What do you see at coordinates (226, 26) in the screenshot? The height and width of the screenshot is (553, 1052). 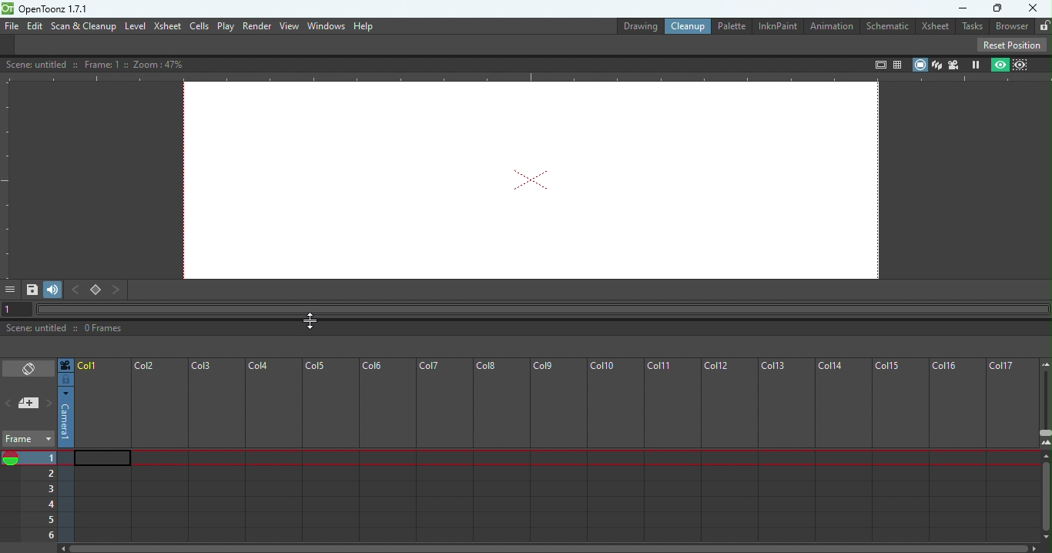 I see `Play` at bounding box center [226, 26].